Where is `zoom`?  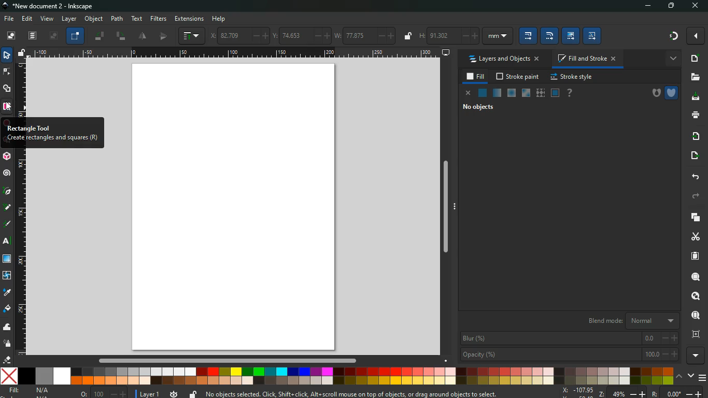 zoom is located at coordinates (629, 392).